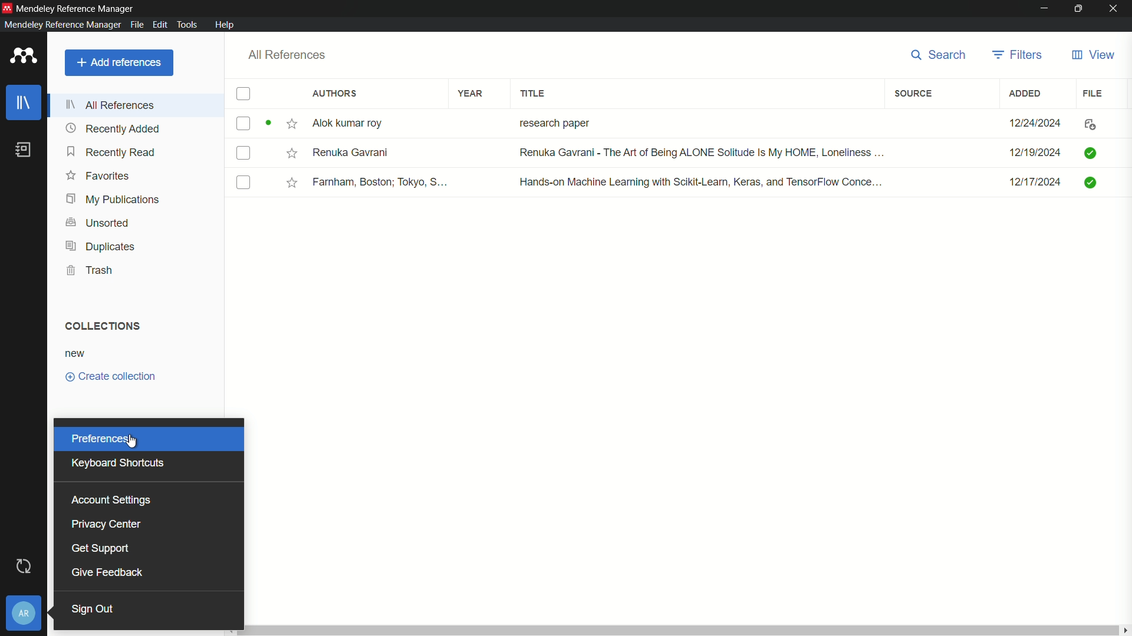 The width and height of the screenshot is (1132, 636). Describe the element at coordinates (288, 124) in the screenshot. I see `favourite` at that location.